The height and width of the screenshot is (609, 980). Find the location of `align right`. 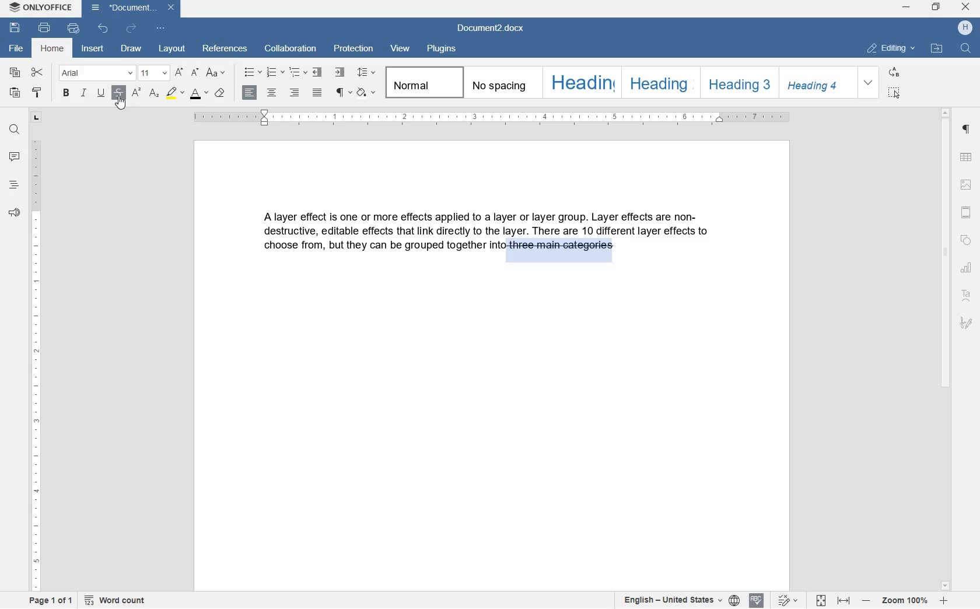

align right is located at coordinates (296, 93).